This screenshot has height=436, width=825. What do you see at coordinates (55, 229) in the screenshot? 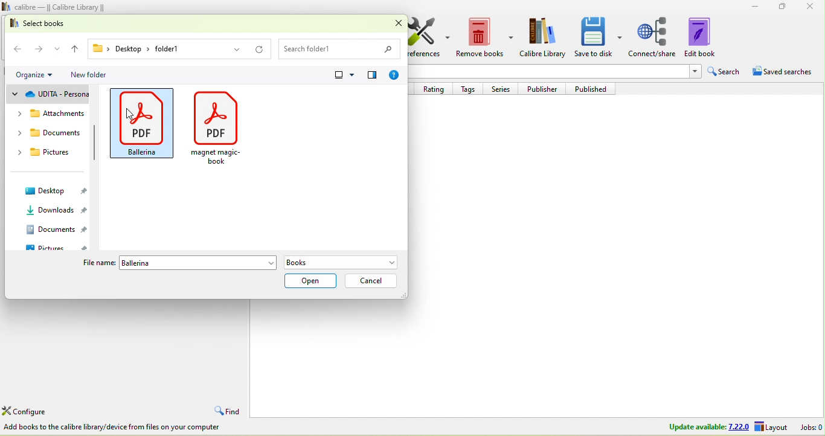
I see `documents` at bounding box center [55, 229].